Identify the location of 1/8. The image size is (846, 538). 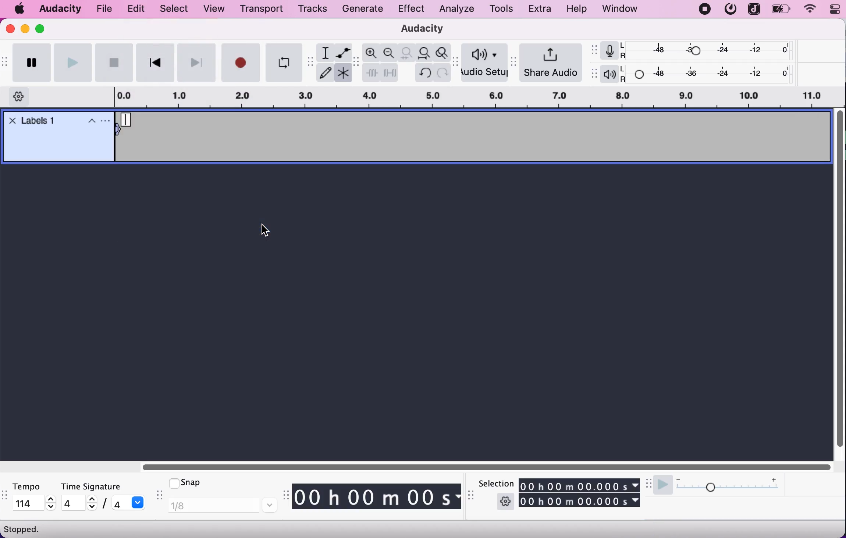
(222, 506).